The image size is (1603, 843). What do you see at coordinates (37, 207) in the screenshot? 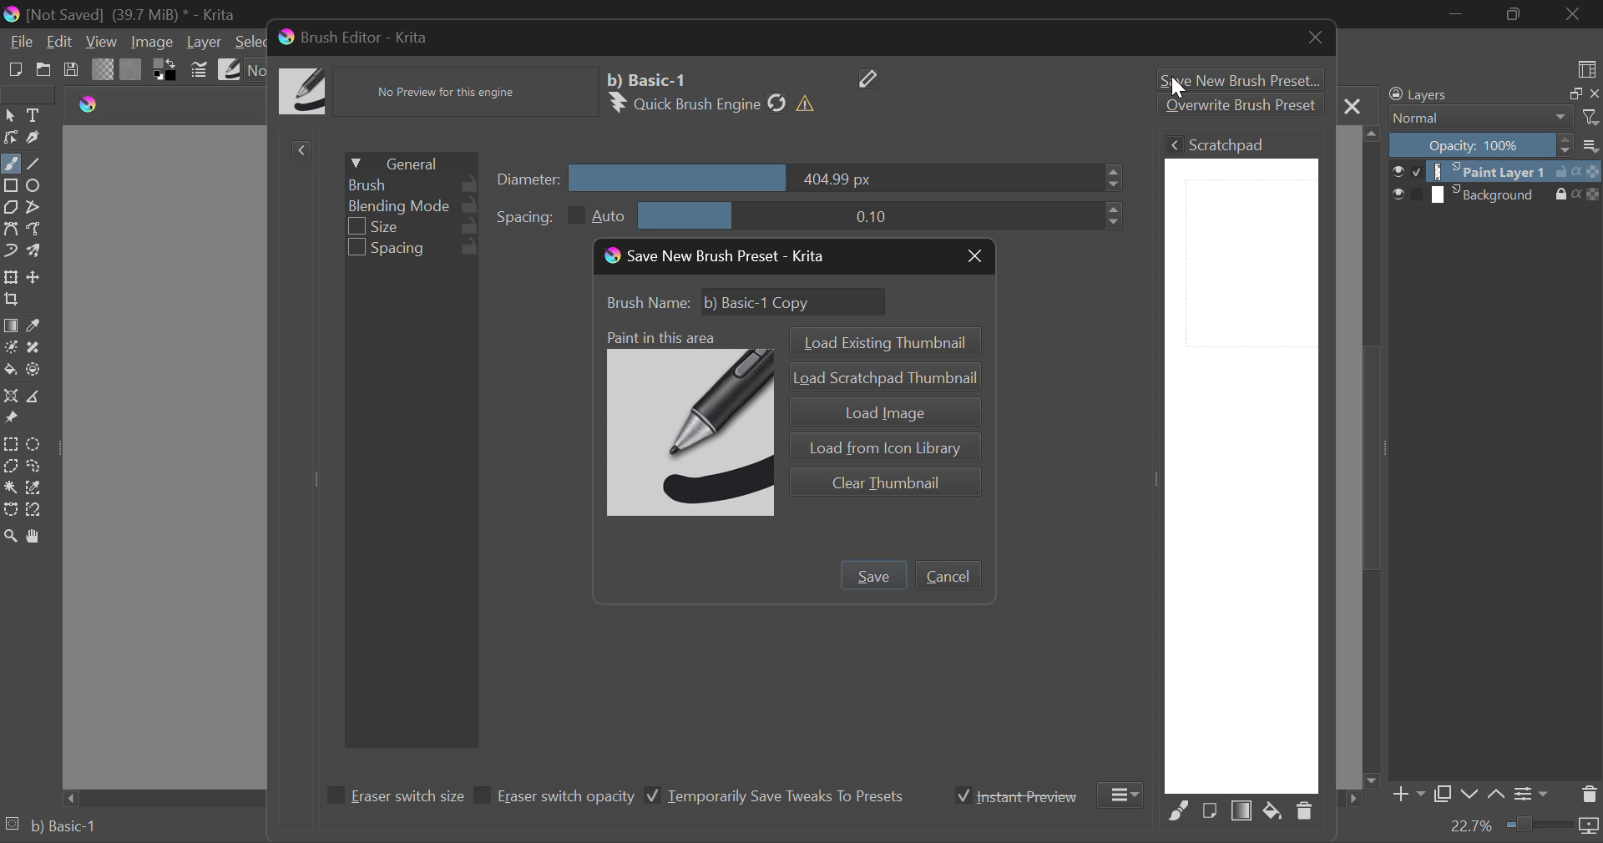
I see `Polyline` at bounding box center [37, 207].